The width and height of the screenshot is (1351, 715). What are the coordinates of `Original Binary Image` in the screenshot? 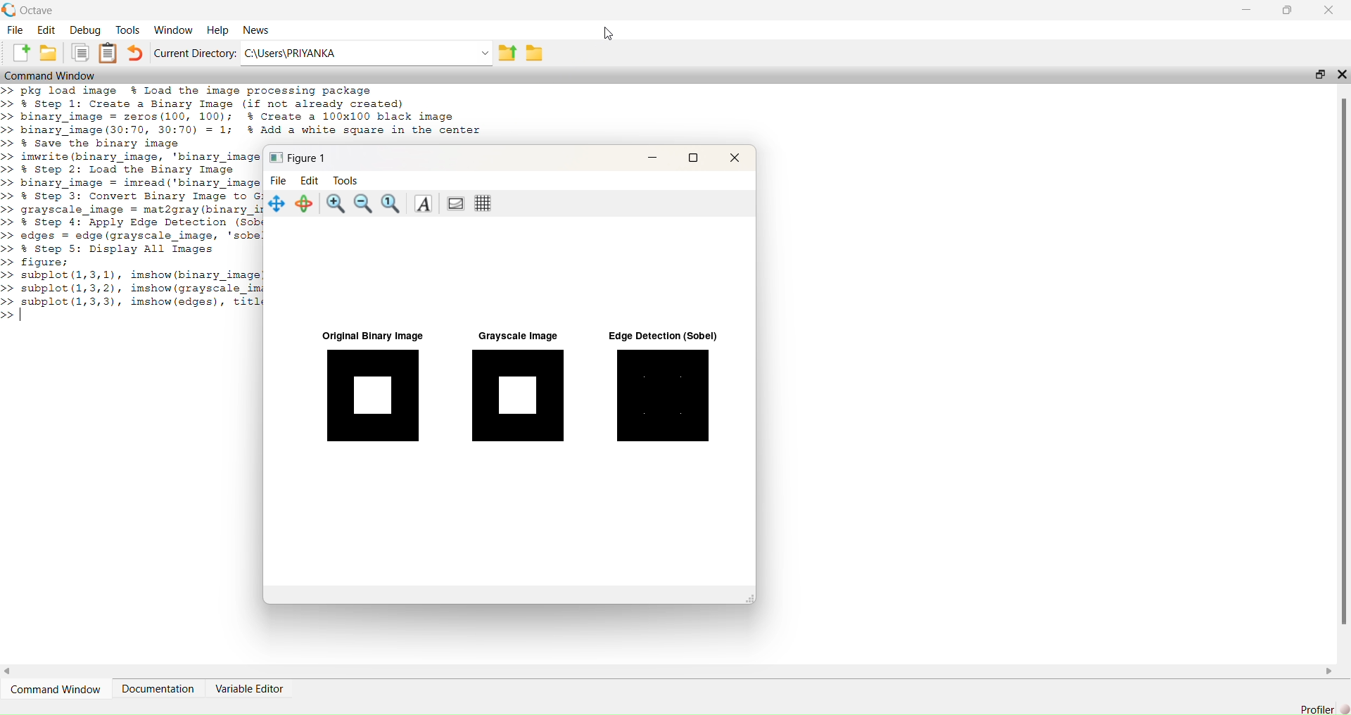 It's located at (374, 396).